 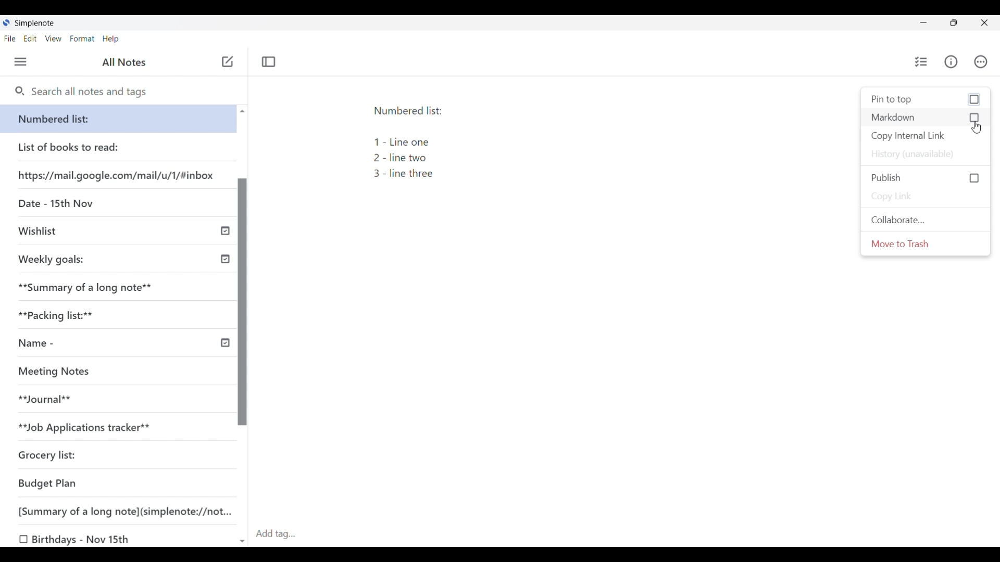 What do you see at coordinates (35, 23) in the screenshot?
I see `Simplenote` at bounding box center [35, 23].